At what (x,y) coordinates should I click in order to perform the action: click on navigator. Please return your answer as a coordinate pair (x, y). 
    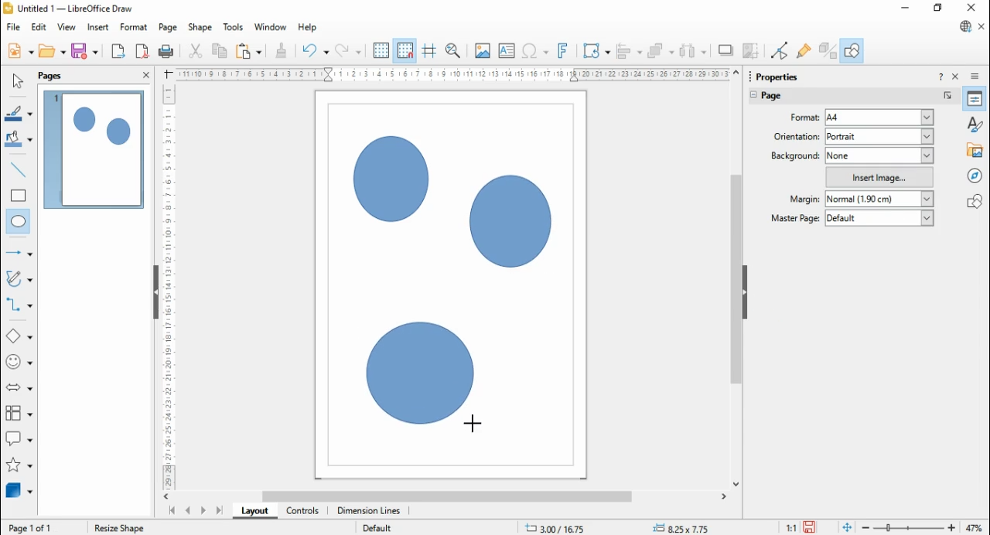
    Looking at the image, I should click on (978, 175).